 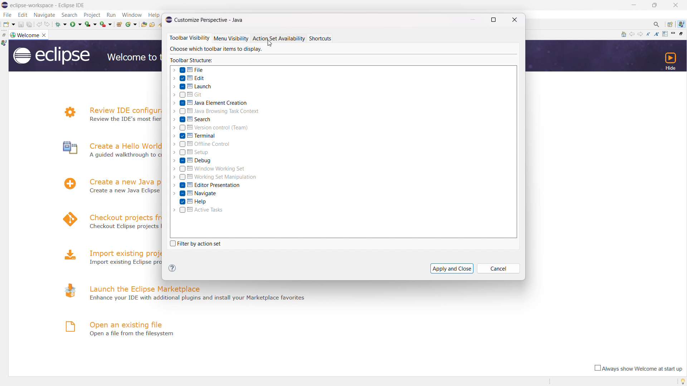 What do you see at coordinates (271, 44) in the screenshot?
I see `cursor` at bounding box center [271, 44].